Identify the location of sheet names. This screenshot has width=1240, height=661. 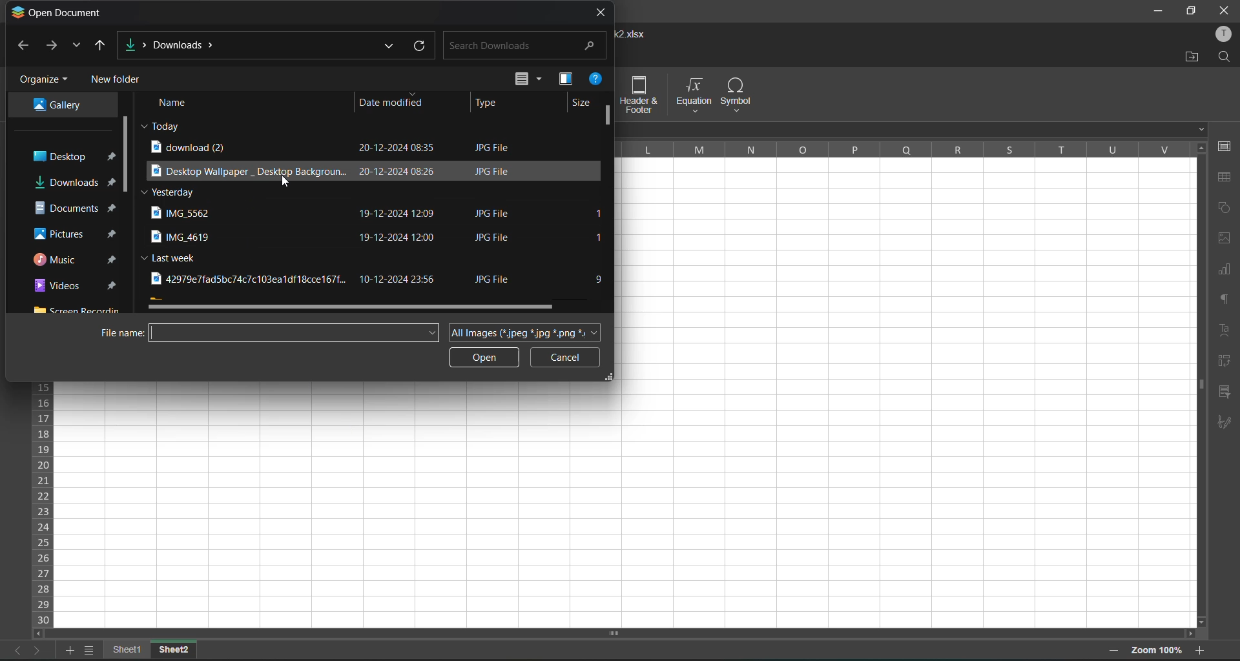
(131, 649).